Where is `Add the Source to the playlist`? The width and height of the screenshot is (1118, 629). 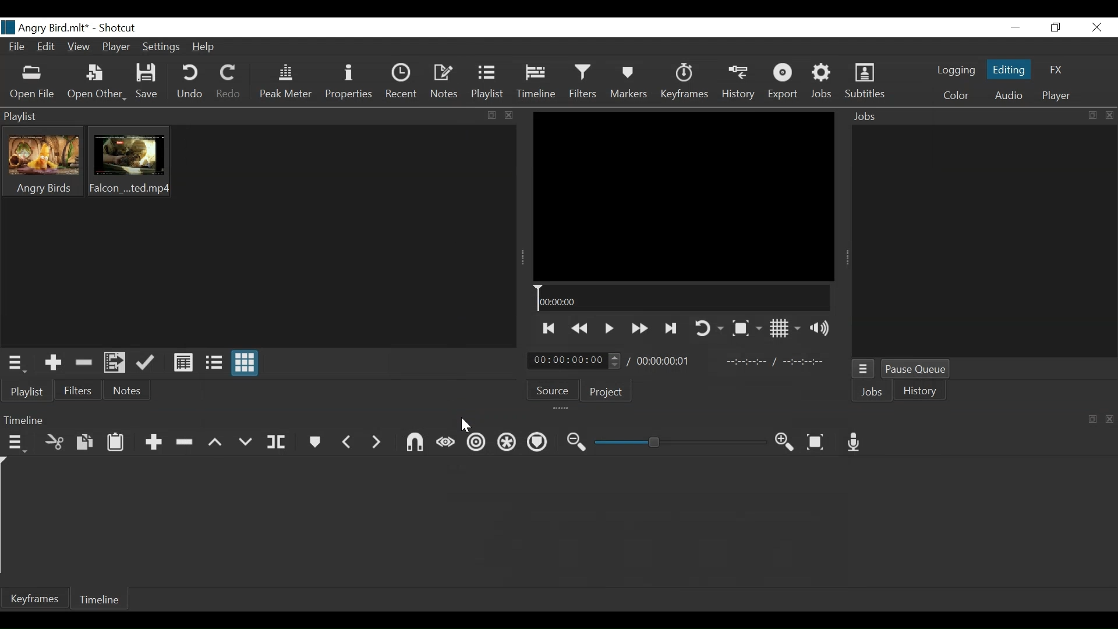
Add the Source to the playlist is located at coordinates (53, 362).